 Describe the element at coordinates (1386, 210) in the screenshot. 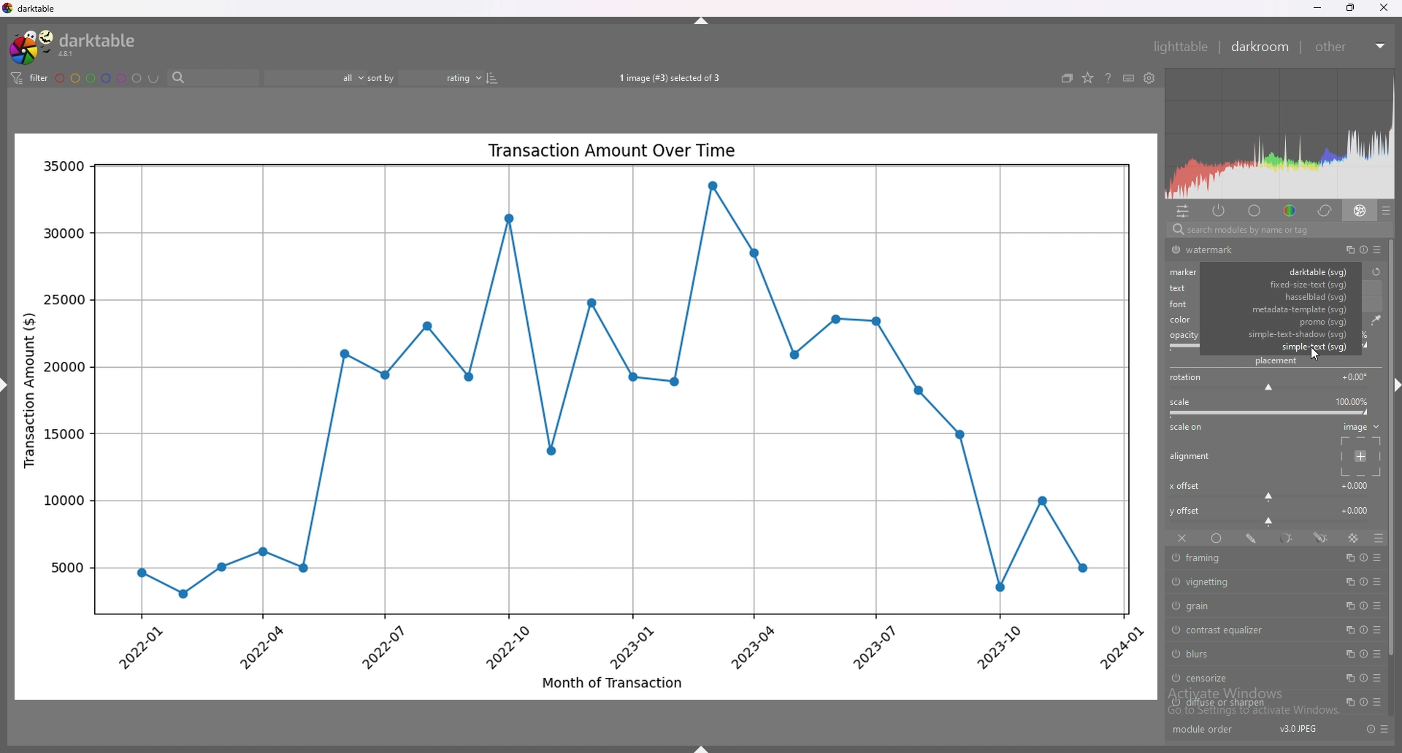

I see `presets` at that location.